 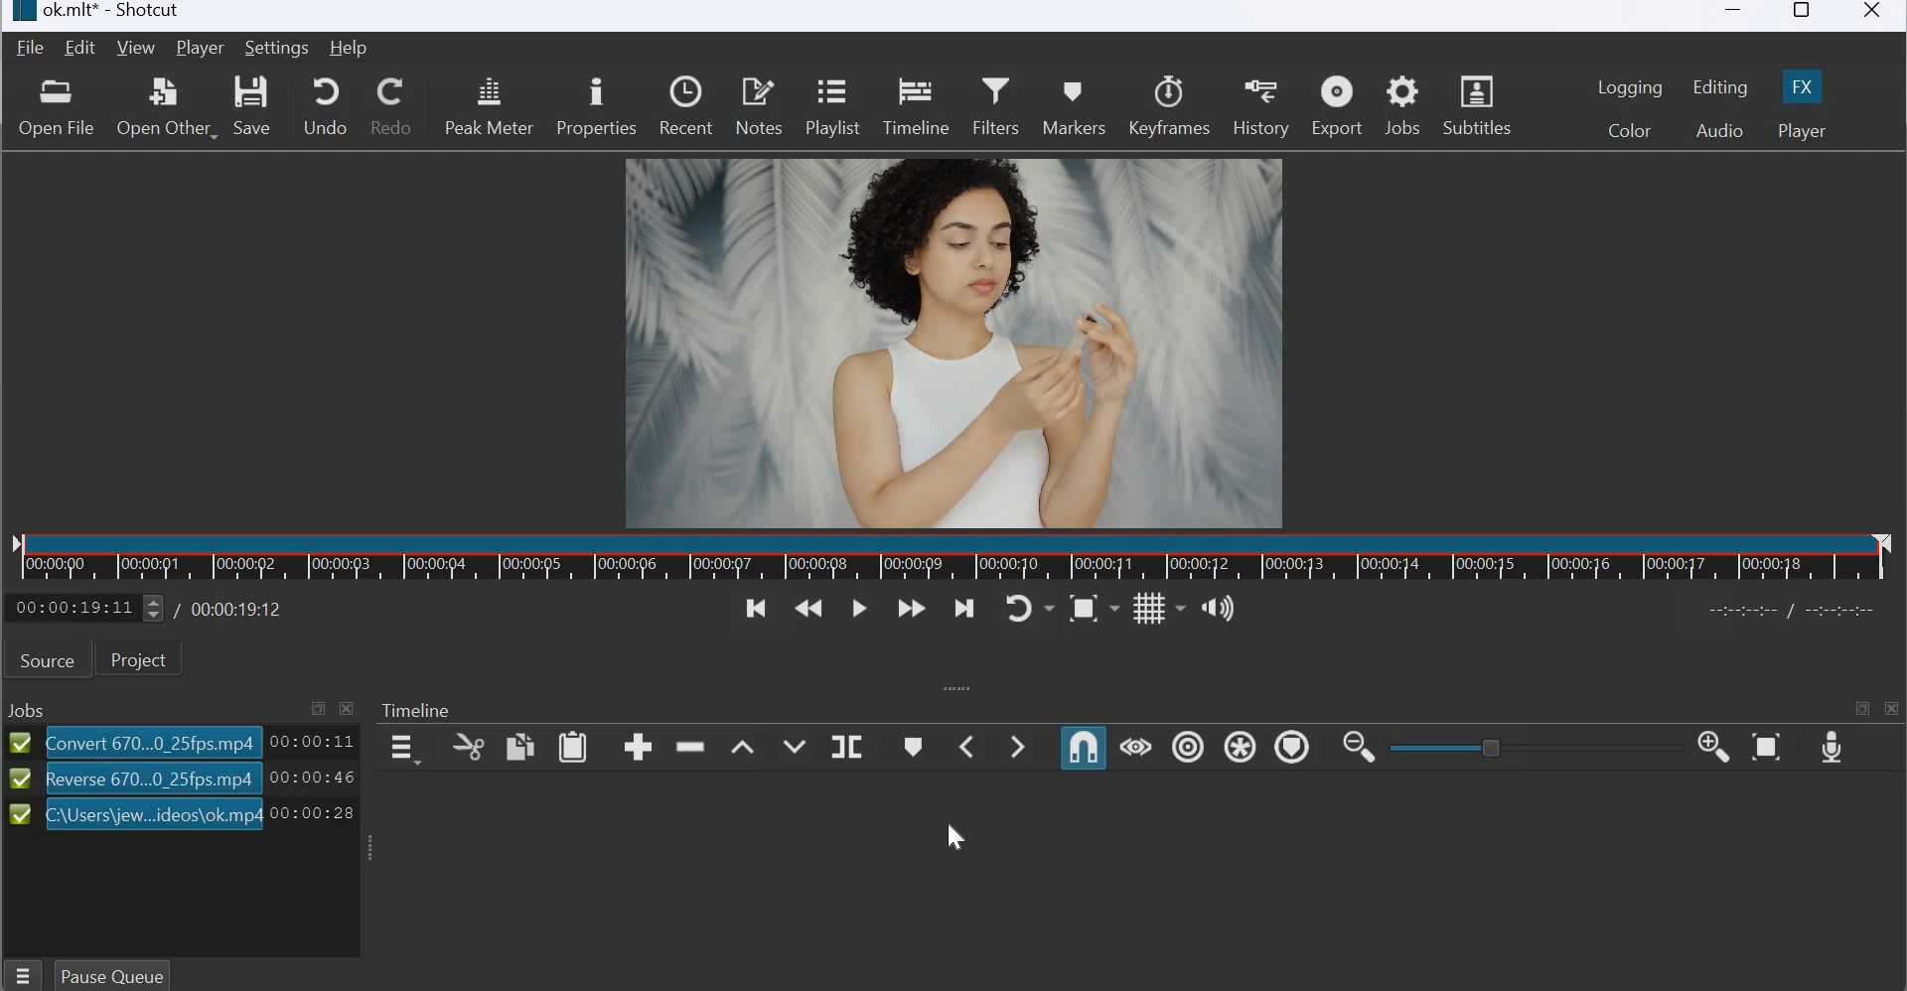 What do you see at coordinates (1720, 87) in the screenshot?
I see `Editing` at bounding box center [1720, 87].